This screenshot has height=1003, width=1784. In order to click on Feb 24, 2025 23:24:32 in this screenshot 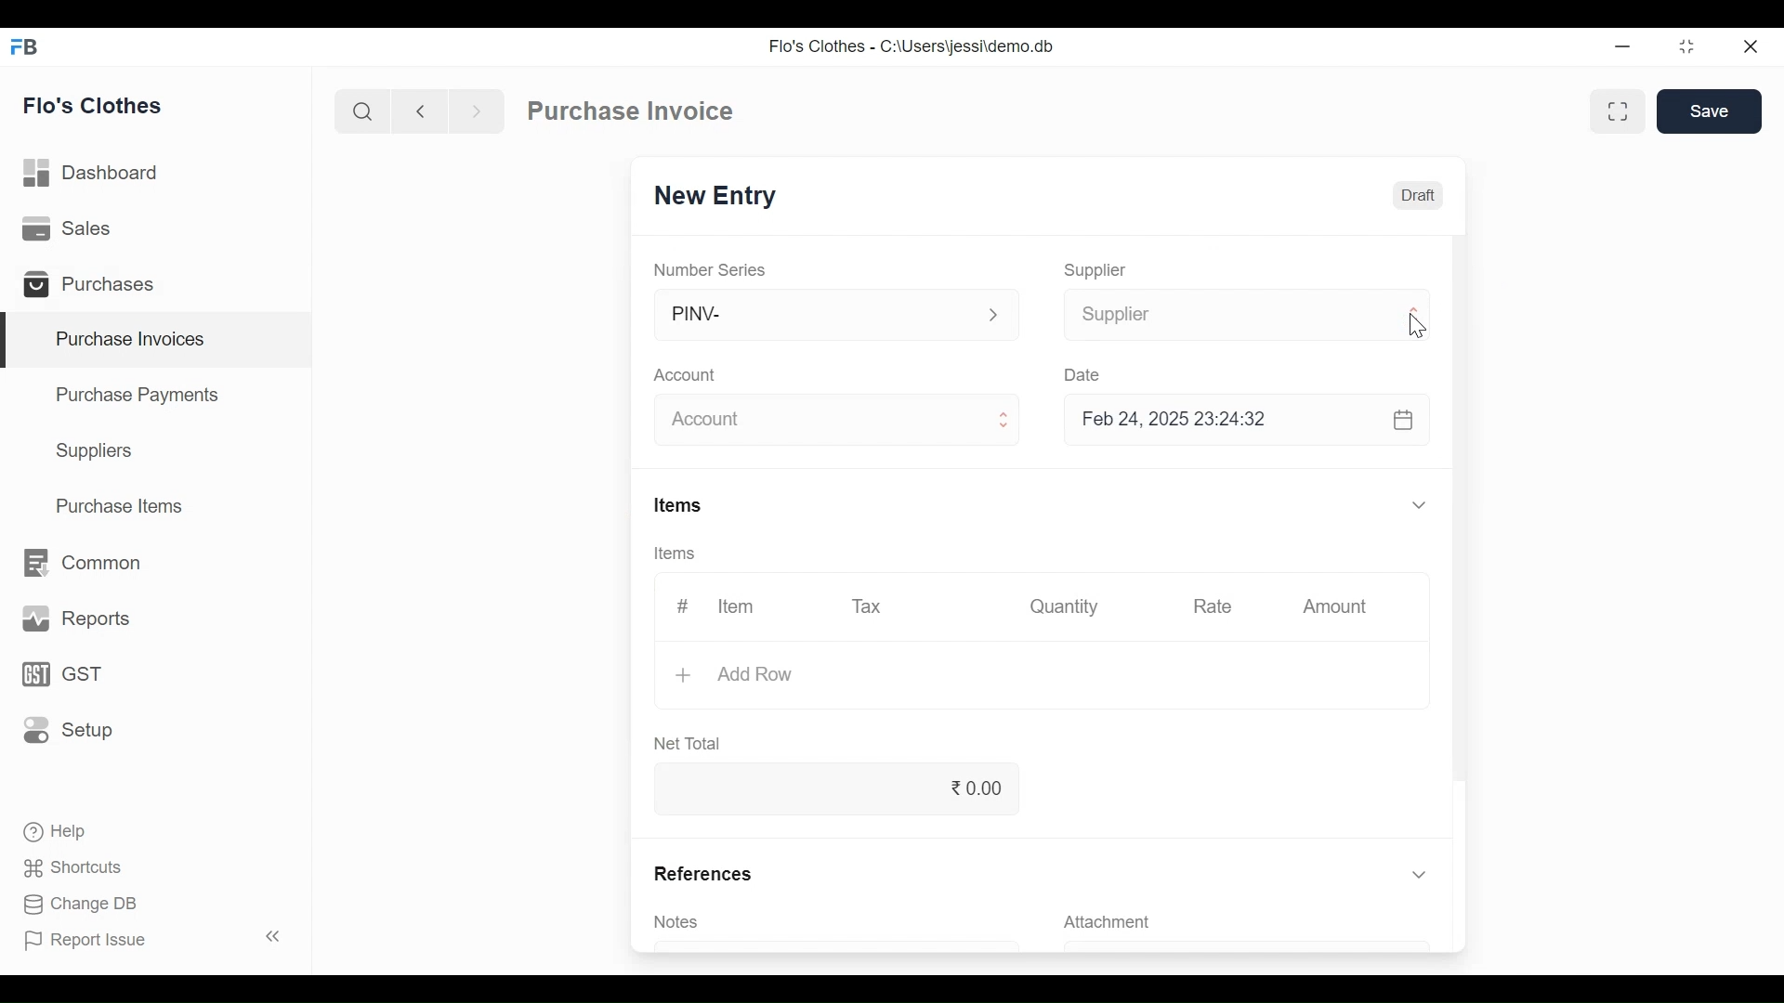, I will do `click(1250, 422)`.